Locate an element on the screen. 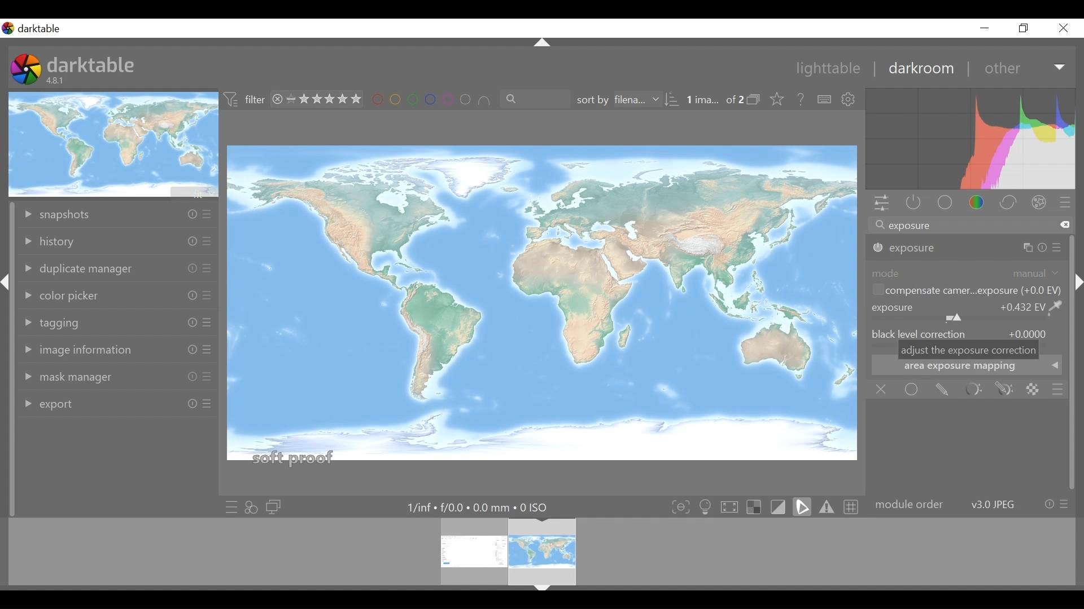 This screenshot has height=609, width=1084. sort by is located at coordinates (624, 100).